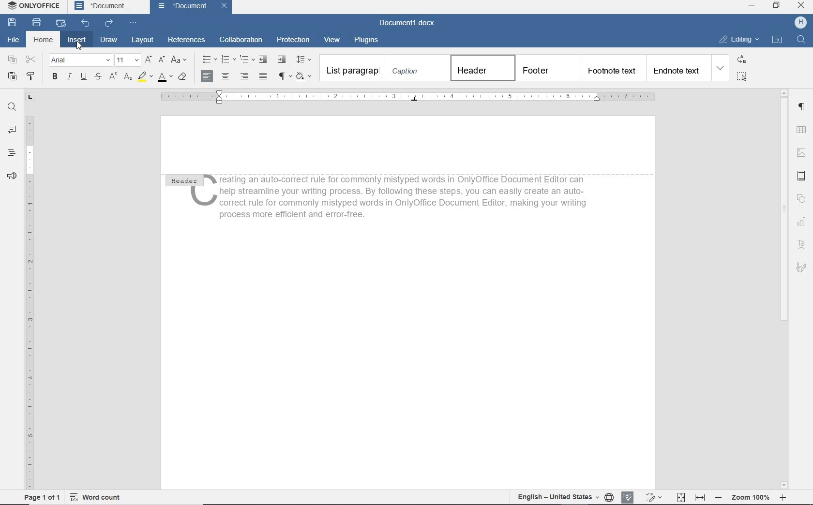 The image size is (813, 505). What do you see at coordinates (94, 497) in the screenshot?
I see `Word count` at bounding box center [94, 497].